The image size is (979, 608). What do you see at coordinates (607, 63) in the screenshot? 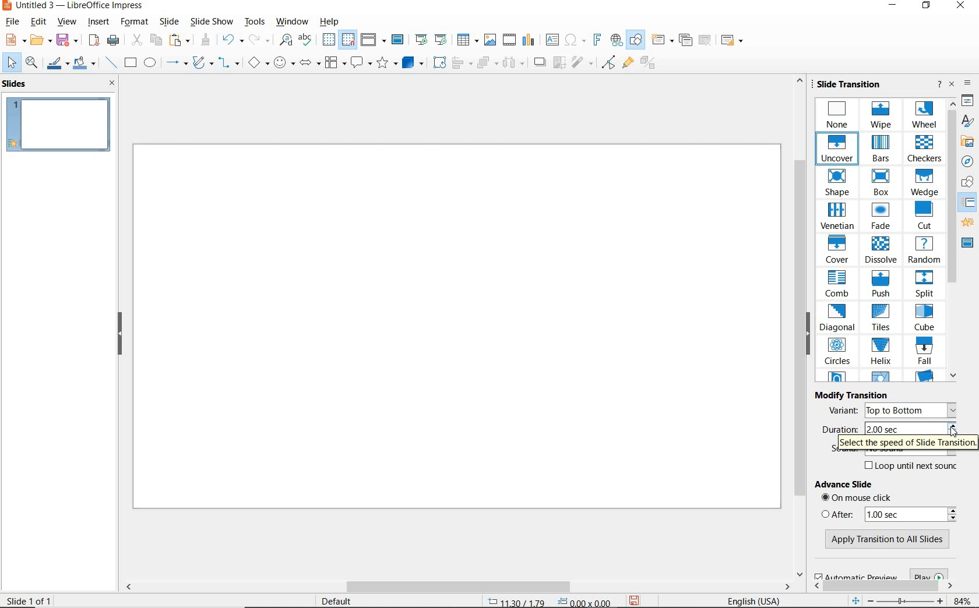
I see `TOGGLE POINT EDIT MODE` at bounding box center [607, 63].